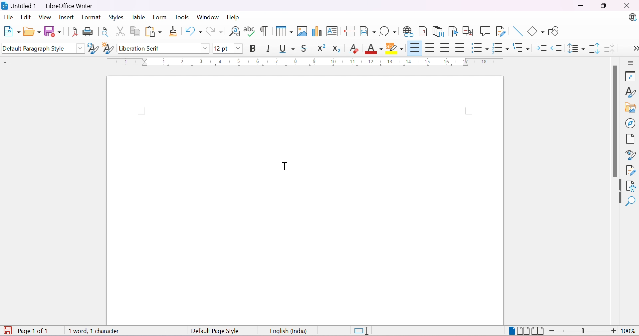 The width and height of the screenshot is (639, 336). I want to click on Increase Indent, so click(540, 48).